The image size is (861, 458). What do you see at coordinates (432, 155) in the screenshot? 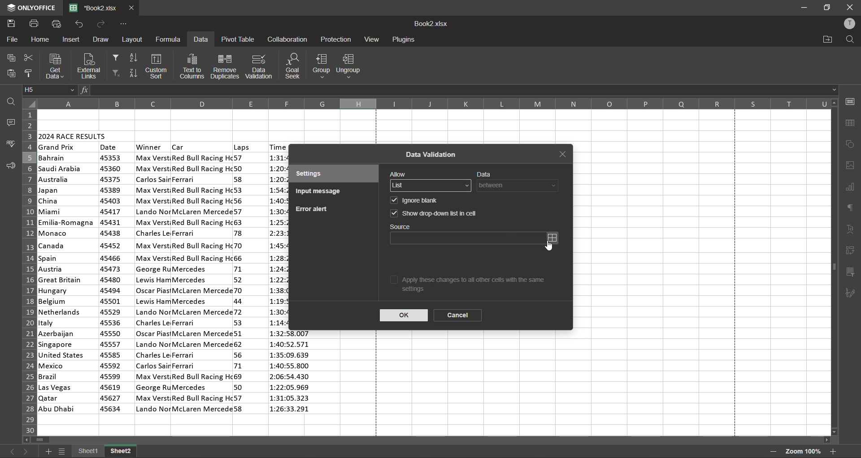
I see `data validation` at bounding box center [432, 155].